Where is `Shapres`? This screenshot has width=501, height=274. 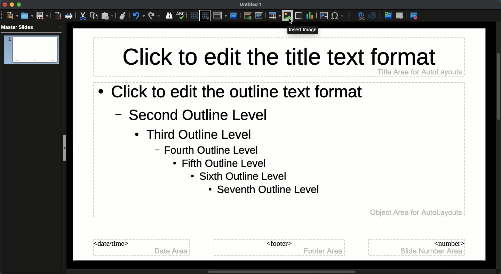 Shapres is located at coordinates (374, 16).